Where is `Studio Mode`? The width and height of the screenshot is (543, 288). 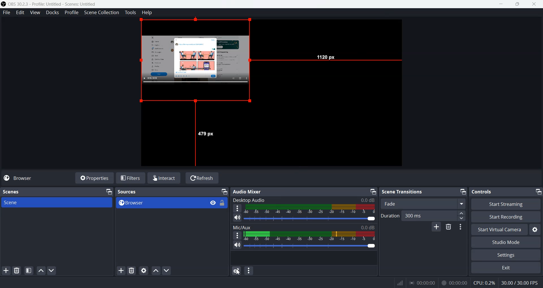 Studio Mode is located at coordinates (506, 243).